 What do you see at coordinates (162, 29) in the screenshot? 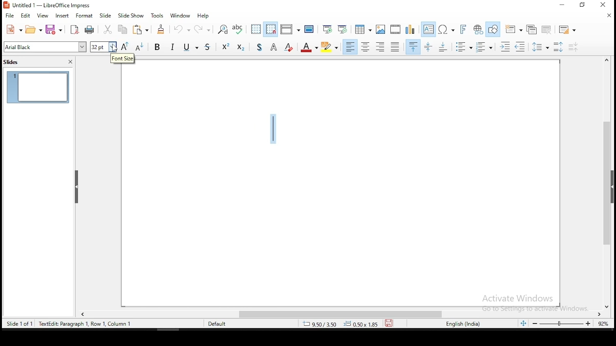
I see `clone formatting` at bounding box center [162, 29].